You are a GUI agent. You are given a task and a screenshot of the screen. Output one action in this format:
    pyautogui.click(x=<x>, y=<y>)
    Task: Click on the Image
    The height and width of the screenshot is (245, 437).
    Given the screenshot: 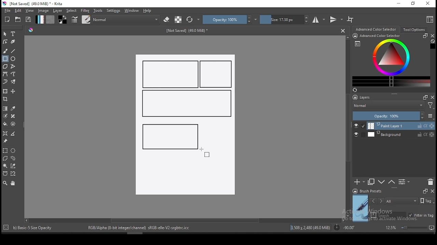 What is the action you would take?
    pyautogui.click(x=185, y=175)
    